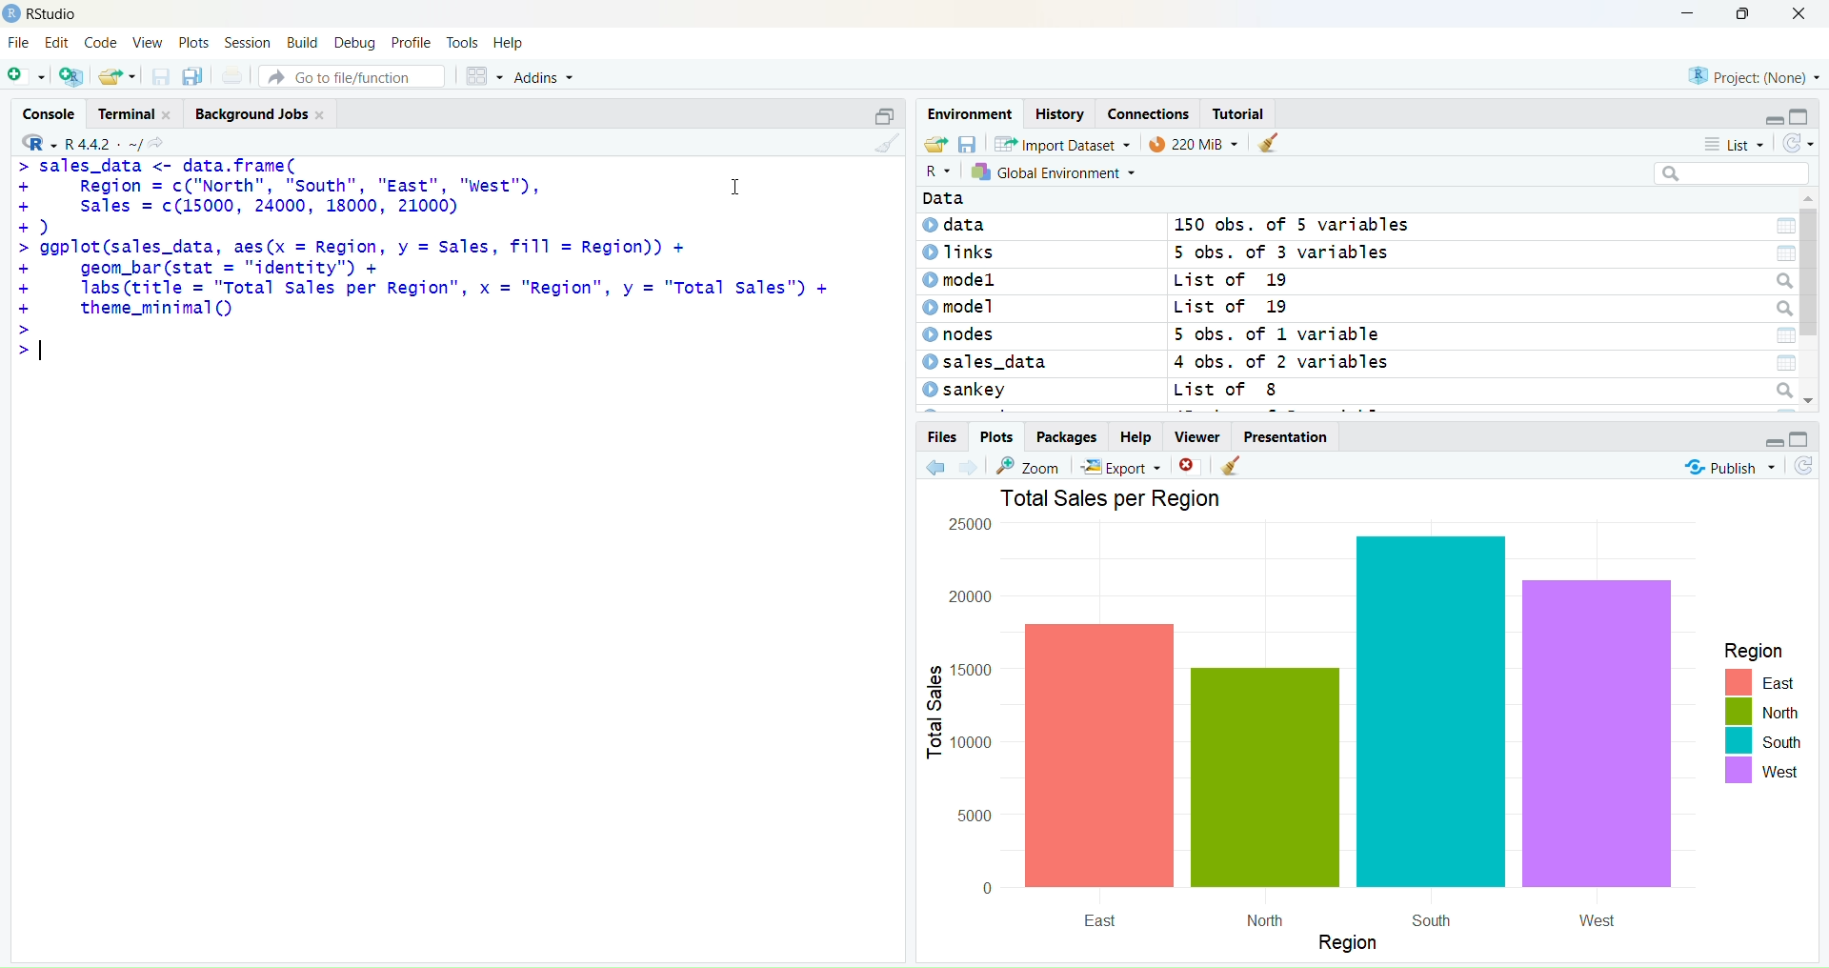  I want to click on Terminal, so click(131, 112).